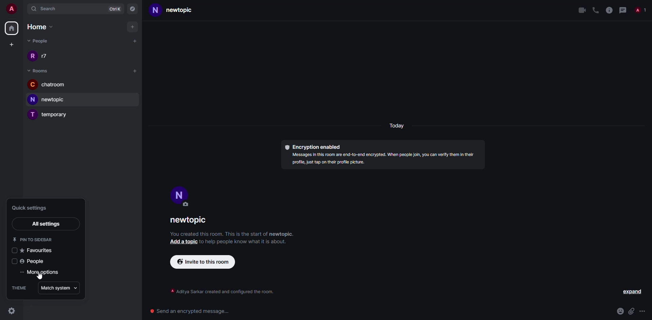 The height and width of the screenshot is (320, 652). What do you see at coordinates (315, 146) in the screenshot?
I see `encryption enabled` at bounding box center [315, 146].